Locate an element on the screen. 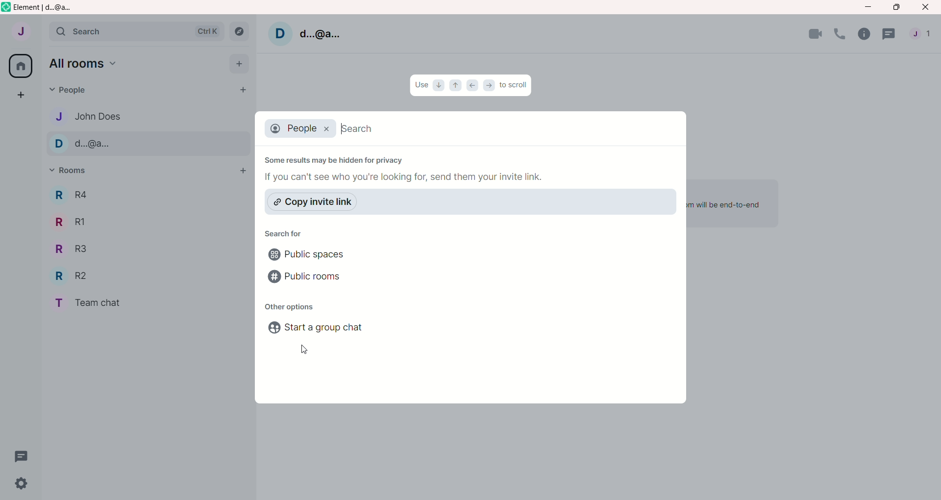 The width and height of the screenshot is (941, 500). all rooms is located at coordinates (19, 66).